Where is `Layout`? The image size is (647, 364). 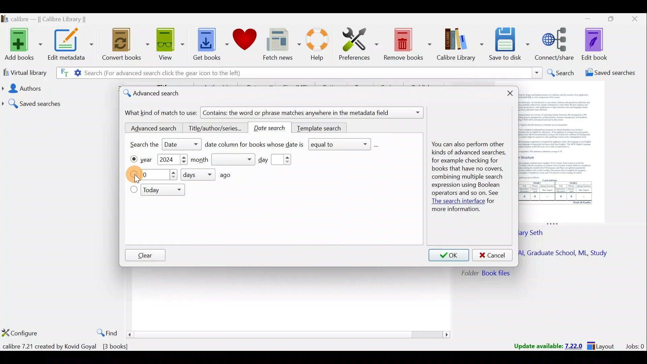 Layout is located at coordinates (603, 345).